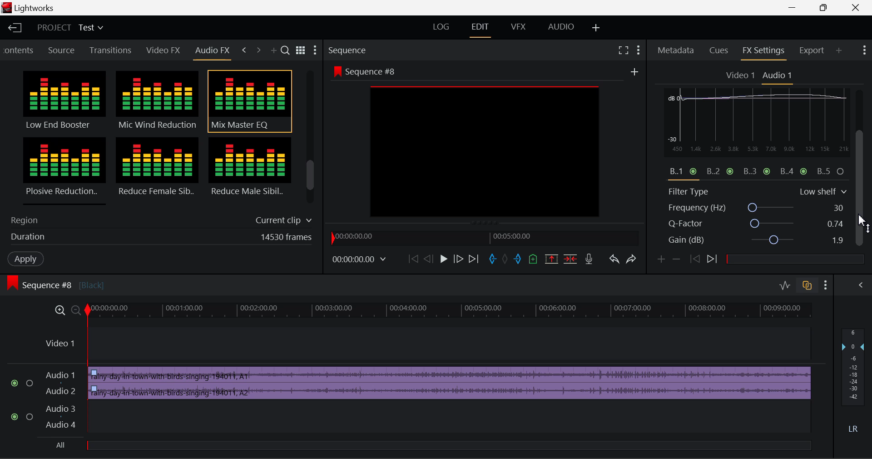 This screenshot has height=459, width=872. I want to click on MOUSE_DOWN Cursor Position, so click(863, 140).